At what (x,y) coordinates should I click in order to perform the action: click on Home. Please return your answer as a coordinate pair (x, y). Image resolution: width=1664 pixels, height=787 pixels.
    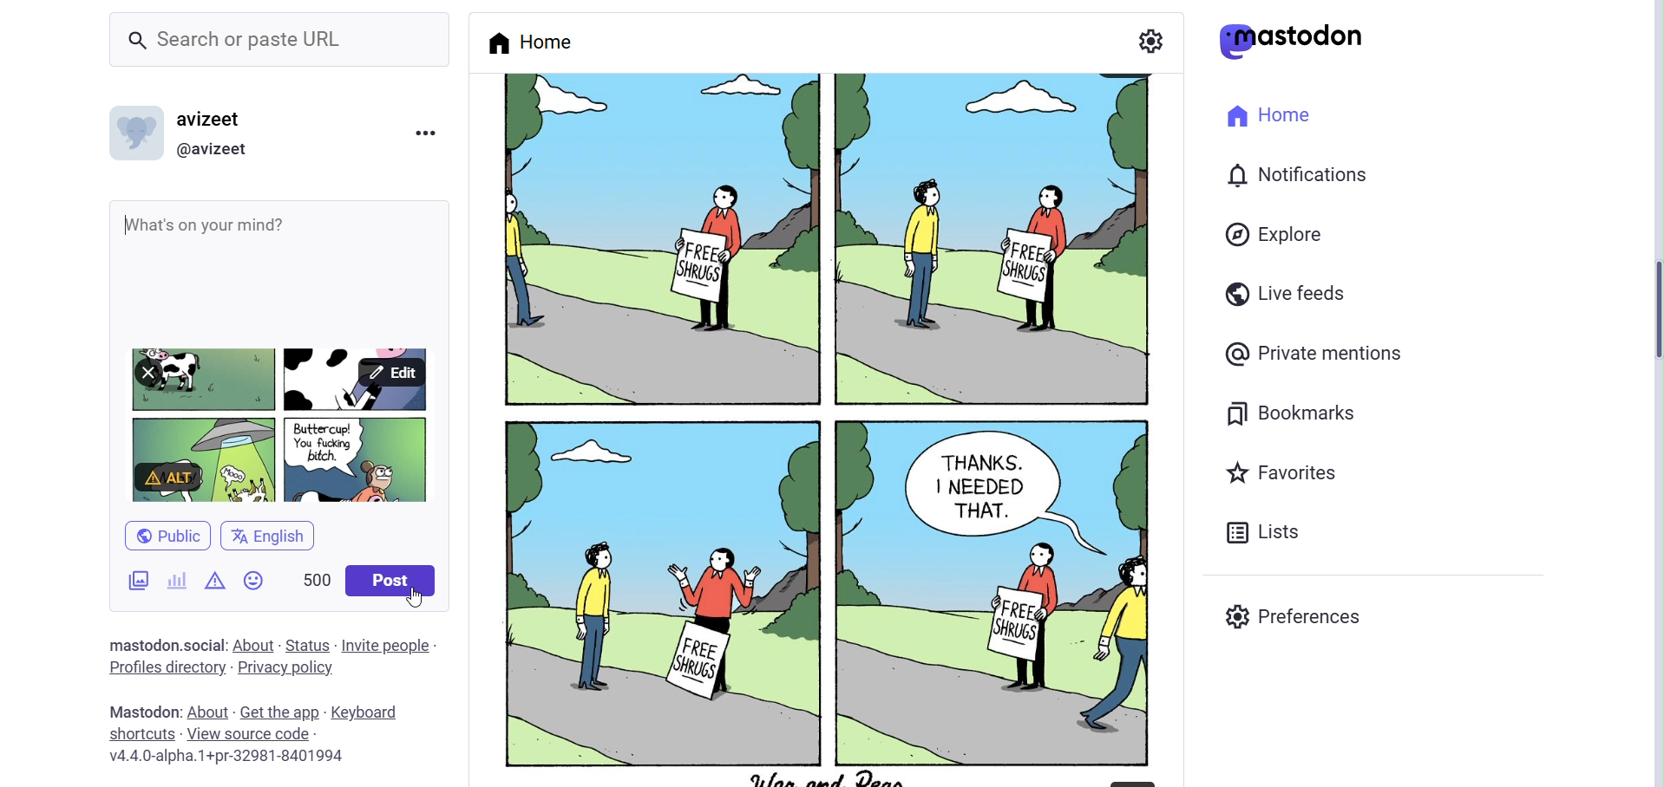
    Looking at the image, I should click on (530, 41).